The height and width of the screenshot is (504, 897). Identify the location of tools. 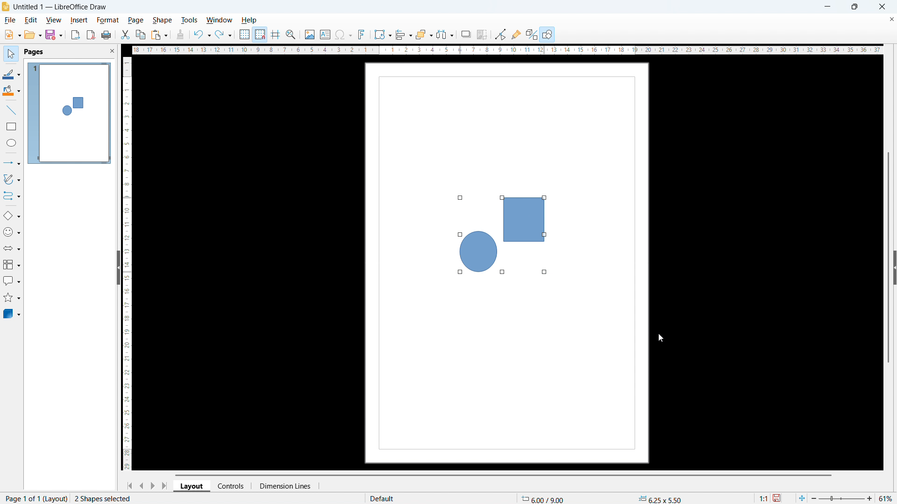
(190, 20).